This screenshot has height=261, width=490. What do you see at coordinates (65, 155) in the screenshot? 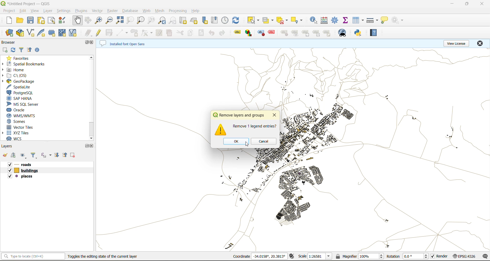
I see `collapse all` at bounding box center [65, 155].